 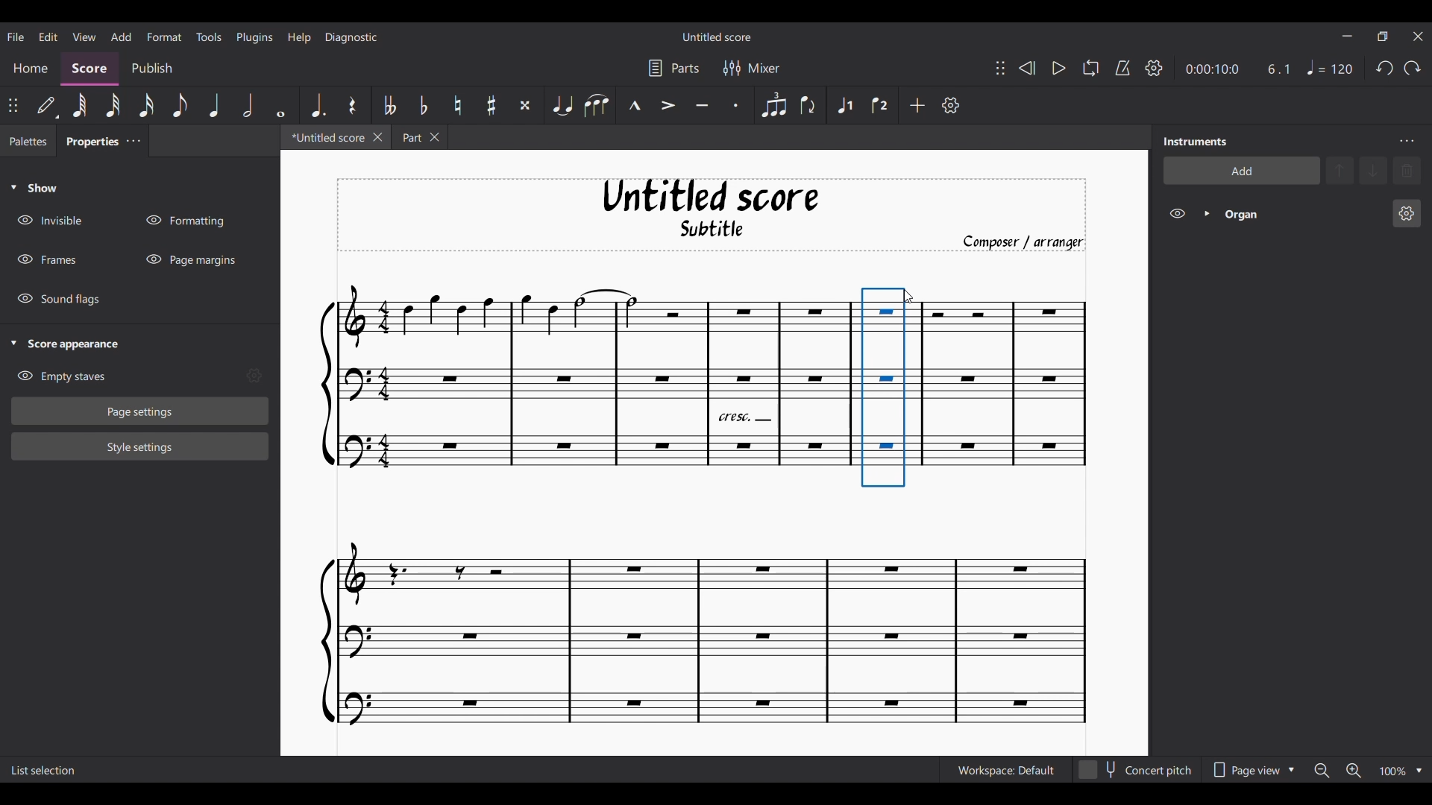 What do you see at coordinates (133, 140) in the screenshot?
I see `Close/Undock Properties tab` at bounding box center [133, 140].